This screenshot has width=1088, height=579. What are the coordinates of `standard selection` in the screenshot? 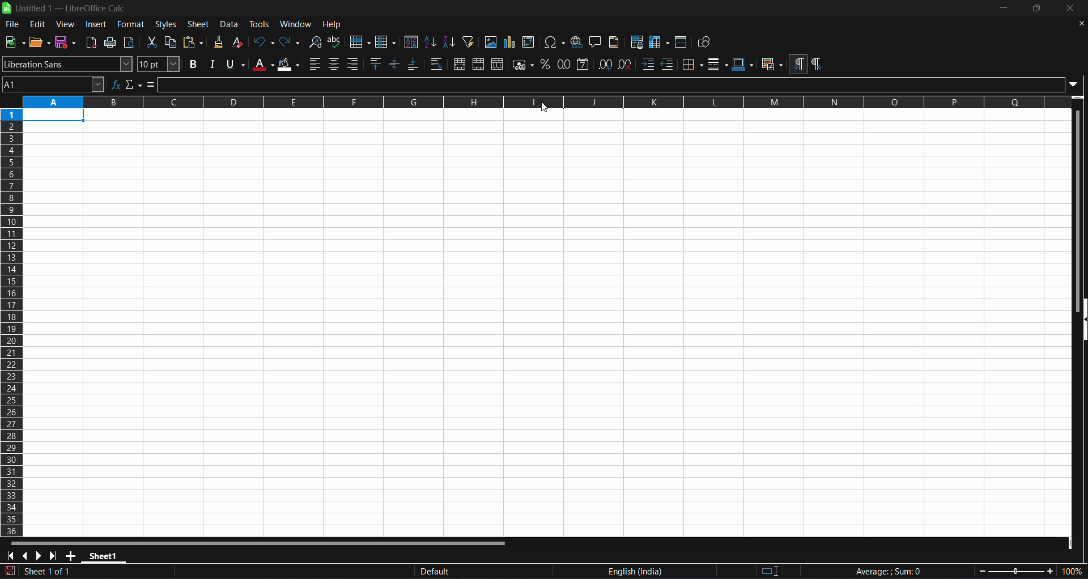 It's located at (779, 571).